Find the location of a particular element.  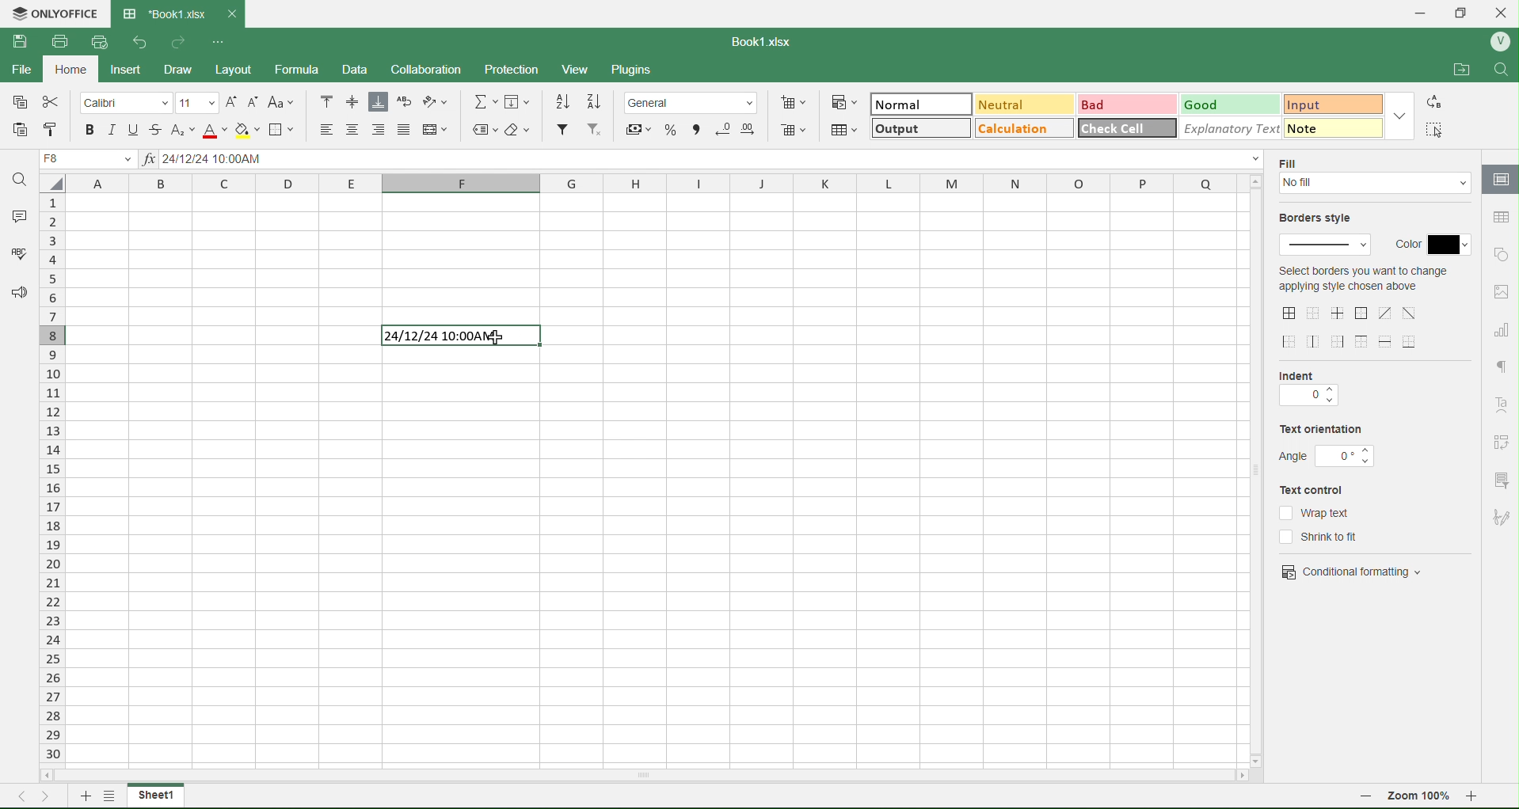

Find is located at coordinates (21, 179).